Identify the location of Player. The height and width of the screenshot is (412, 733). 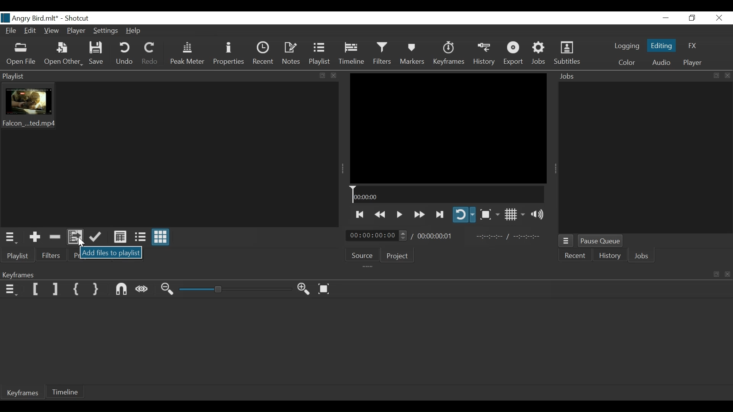
(694, 63).